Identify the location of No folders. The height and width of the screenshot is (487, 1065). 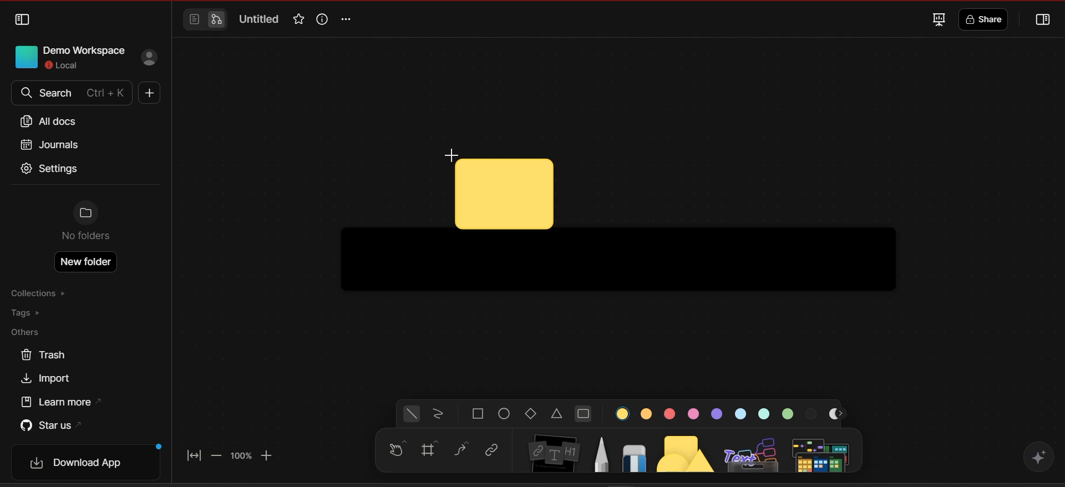
(86, 224).